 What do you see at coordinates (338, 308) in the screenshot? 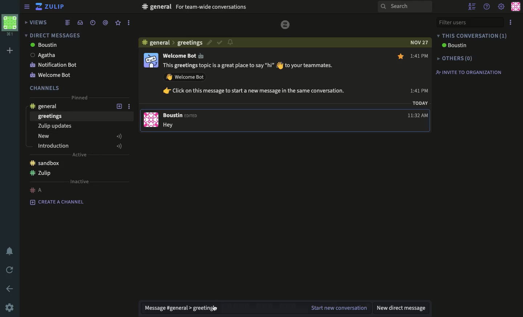
I see `start new conversation` at bounding box center [338, 308].